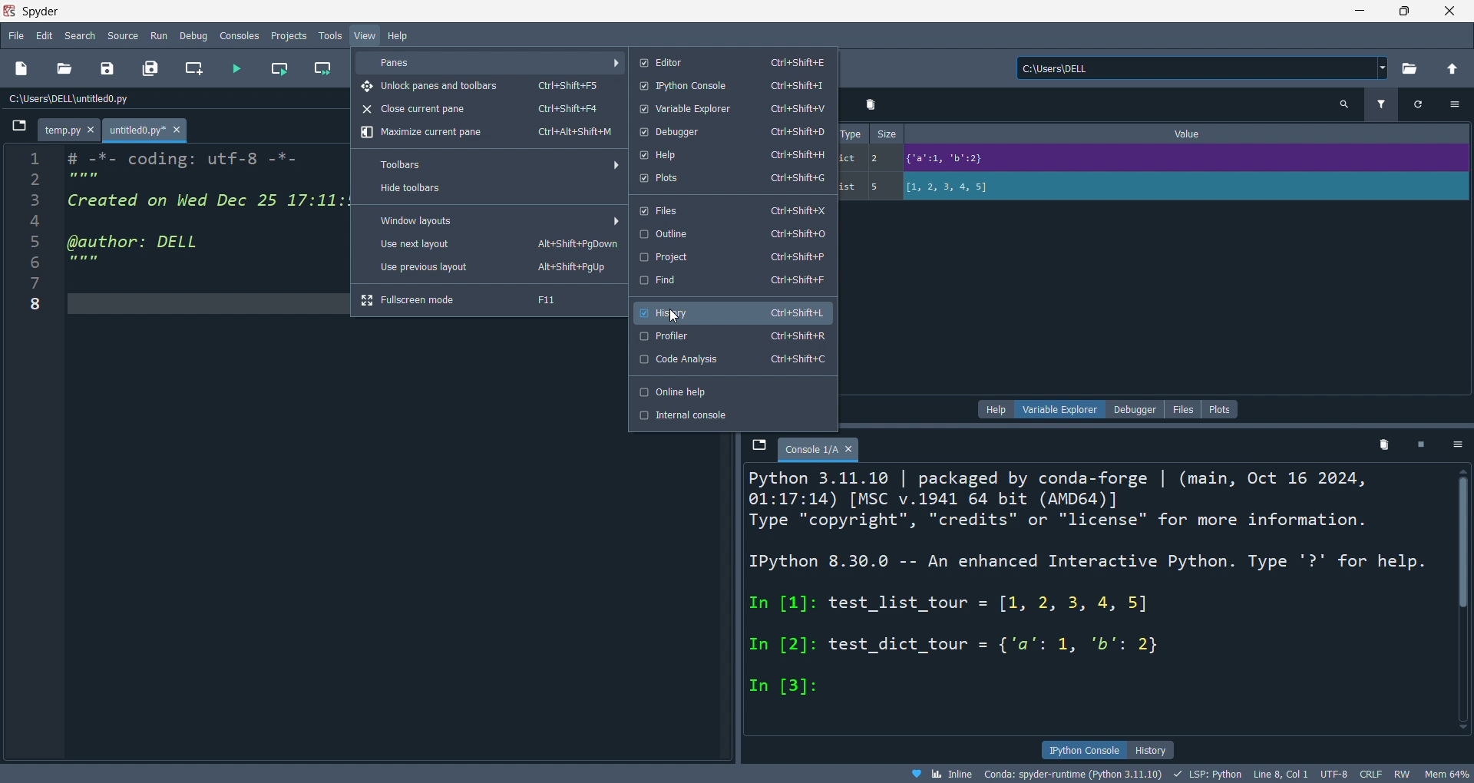 Image resolution: width=1474 pixels, height=783 pixels. Describe the element at coordinates (1192, 134) in the screenshot. I see `value` at that location.